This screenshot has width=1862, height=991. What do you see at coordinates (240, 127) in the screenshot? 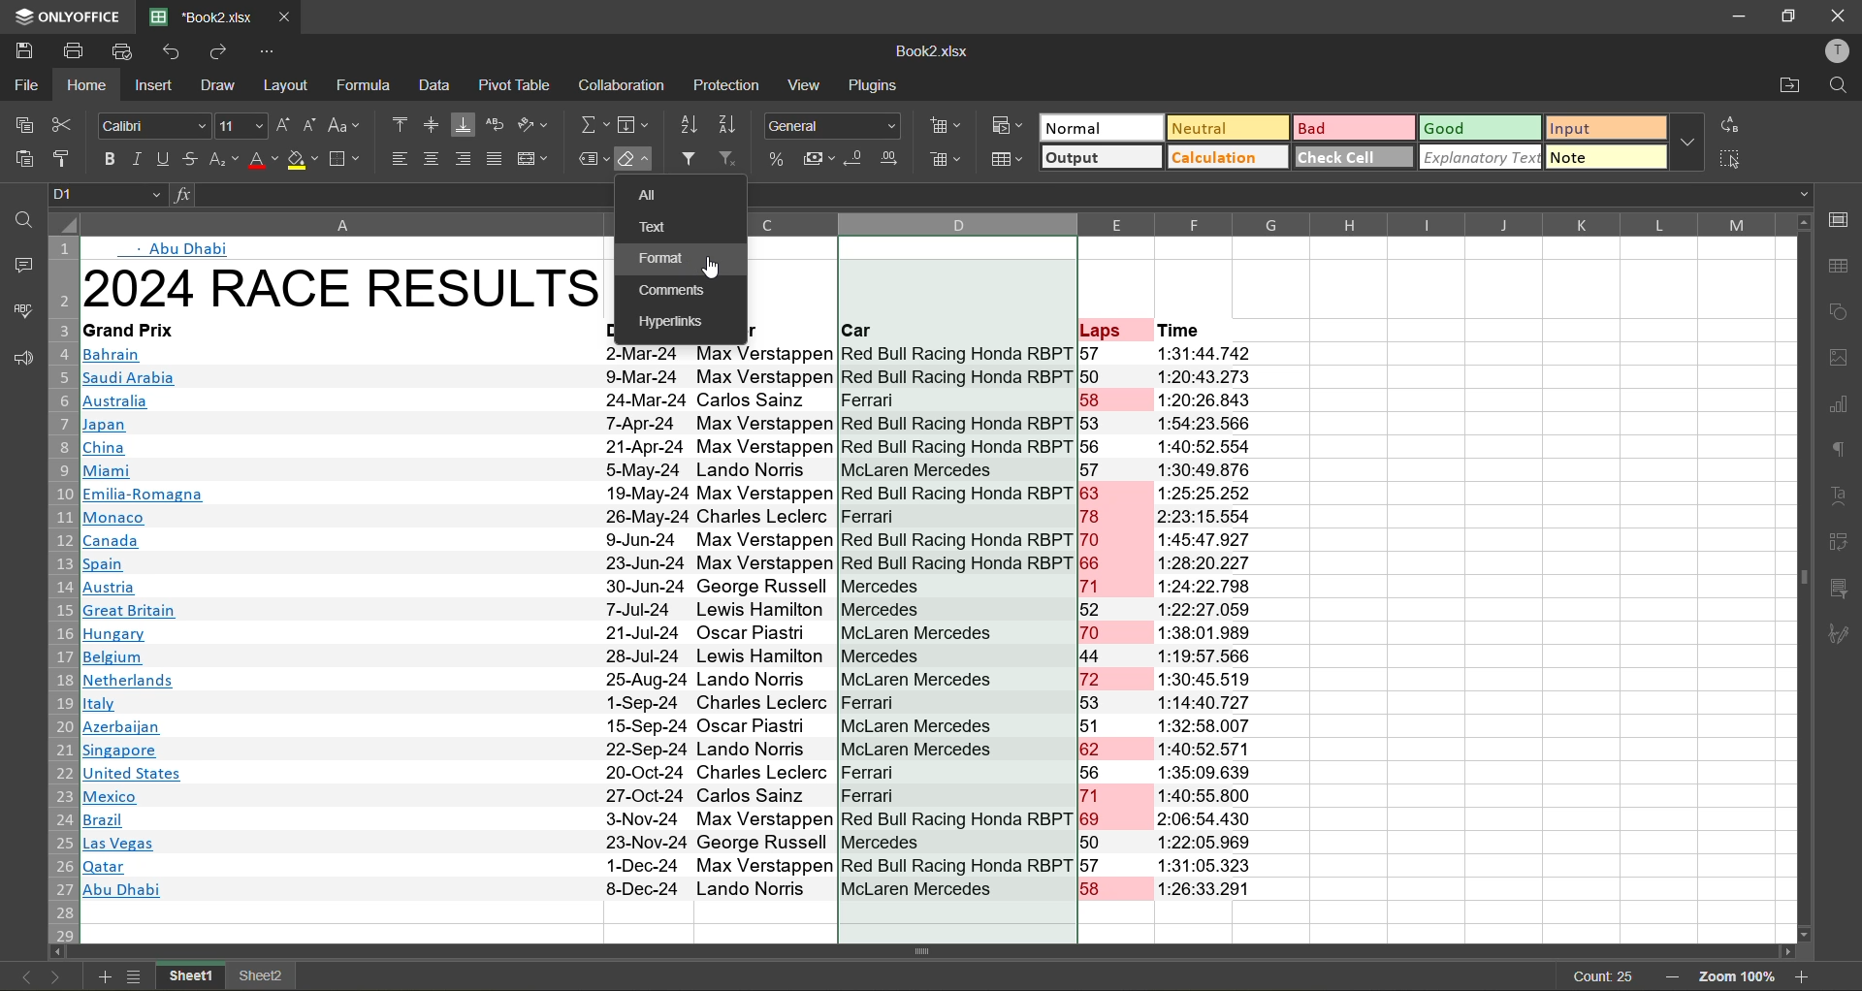
I see `11` at bounding box center [240, 127].